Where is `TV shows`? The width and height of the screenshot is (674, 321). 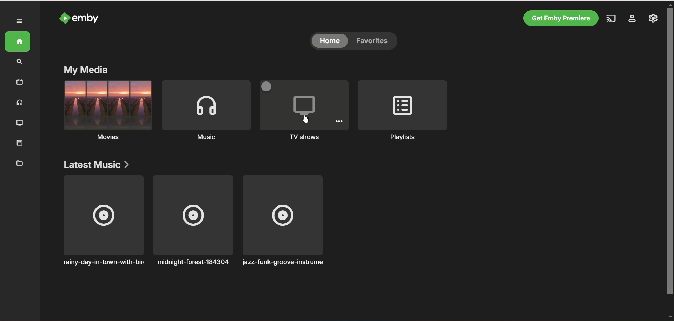 TV shows is located at coordinates (20, 124).